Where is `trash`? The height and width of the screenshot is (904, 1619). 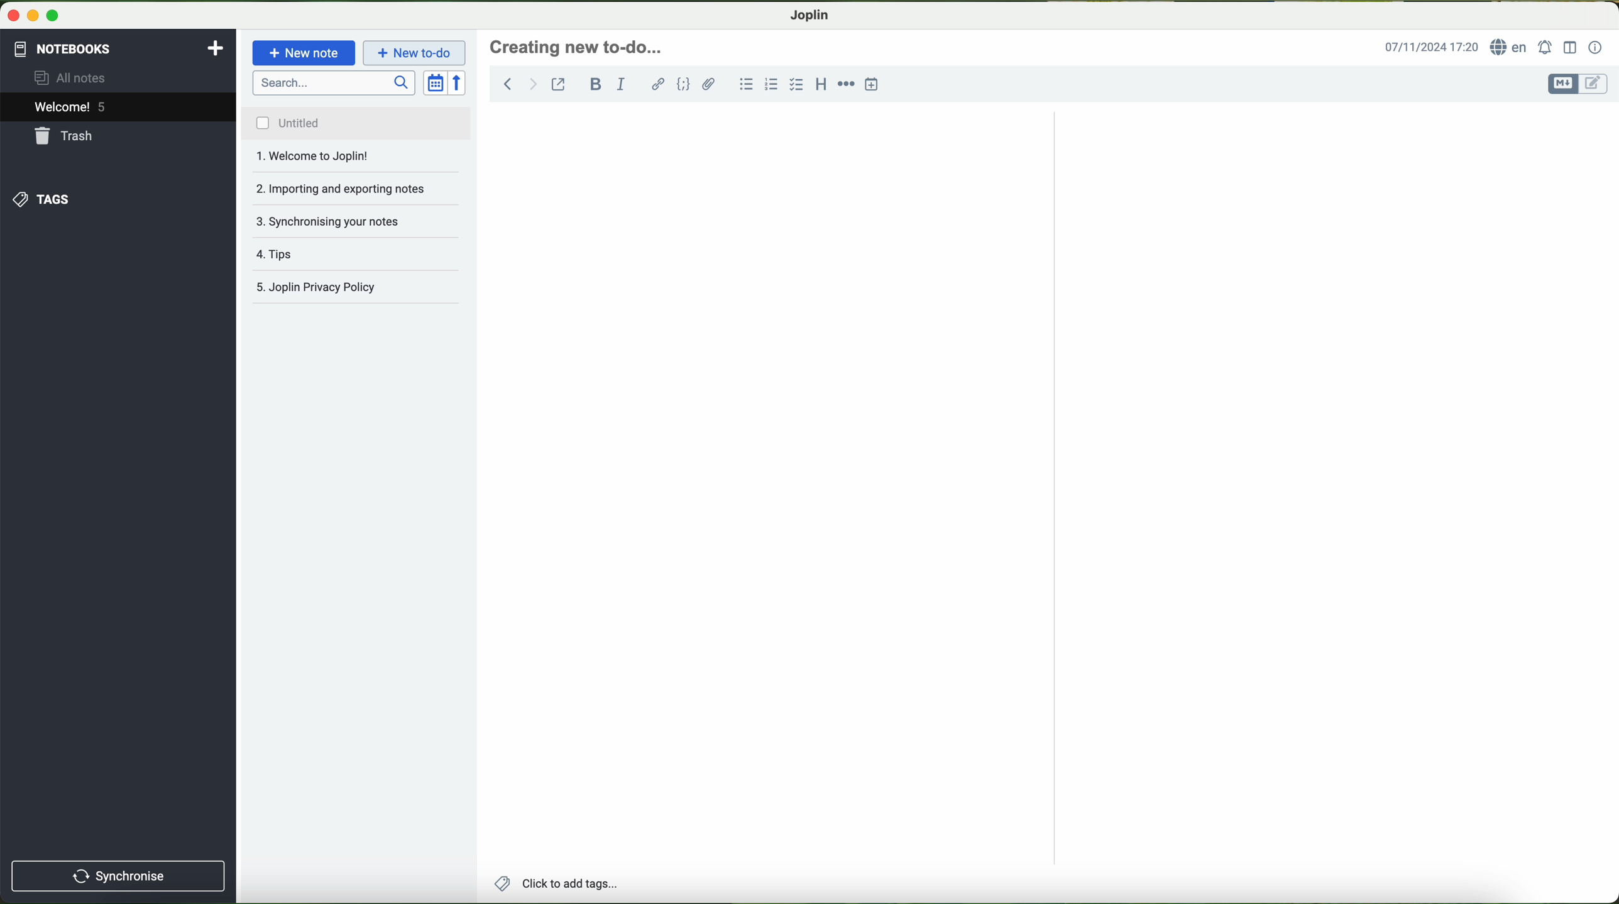
trash is located at coordinates (65, 138).